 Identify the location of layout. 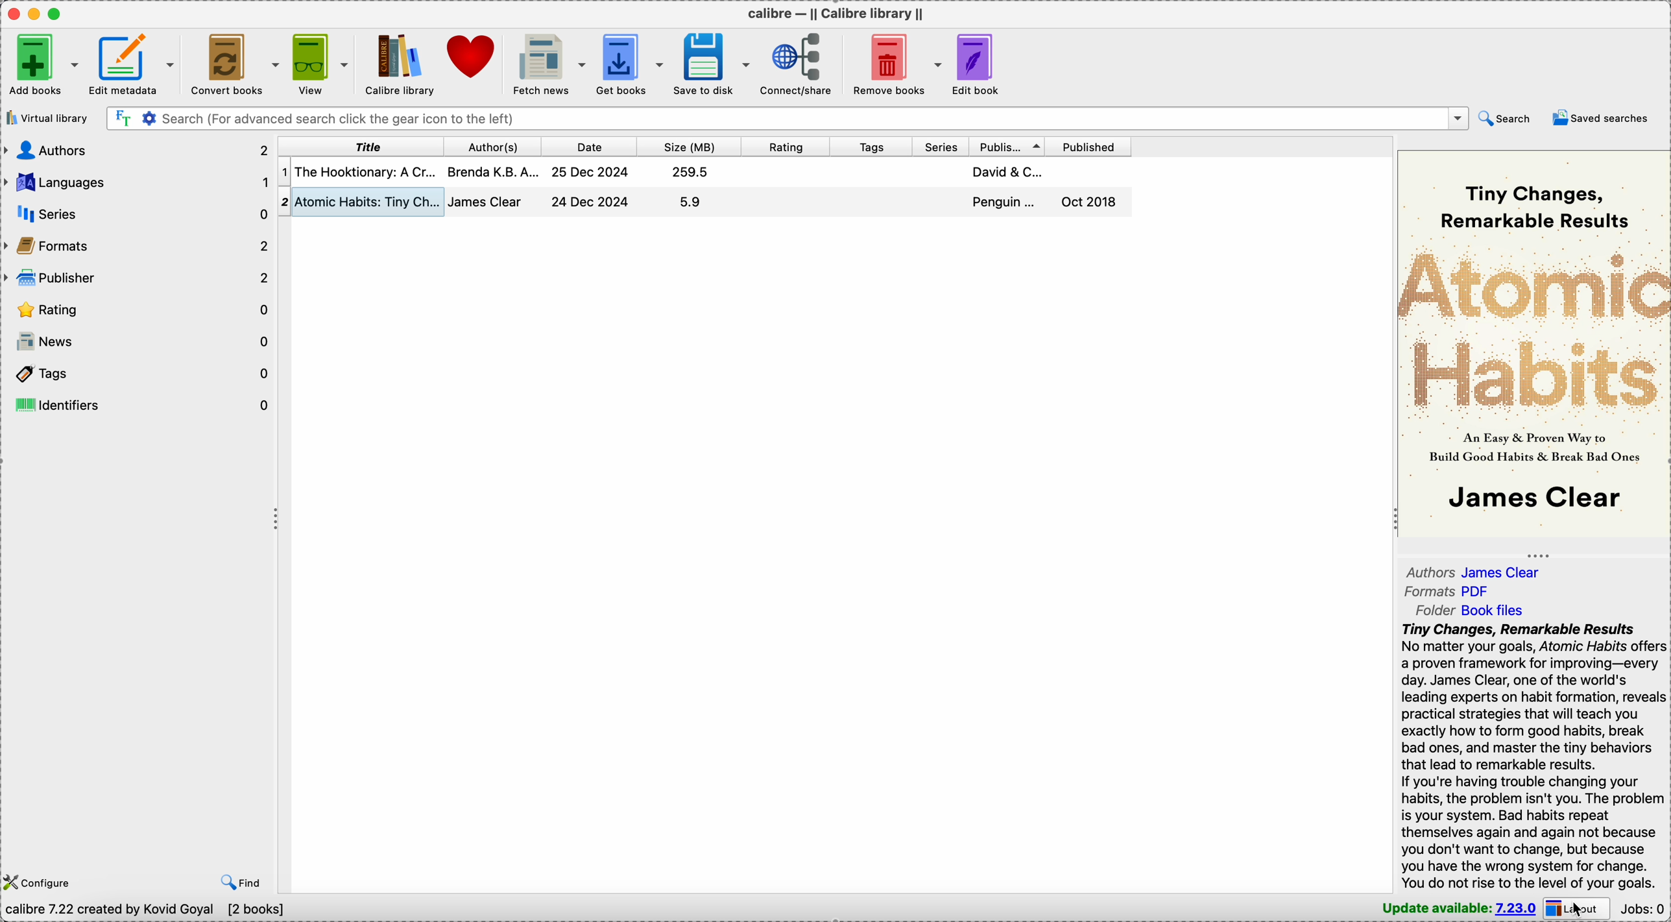
(1580, 908).